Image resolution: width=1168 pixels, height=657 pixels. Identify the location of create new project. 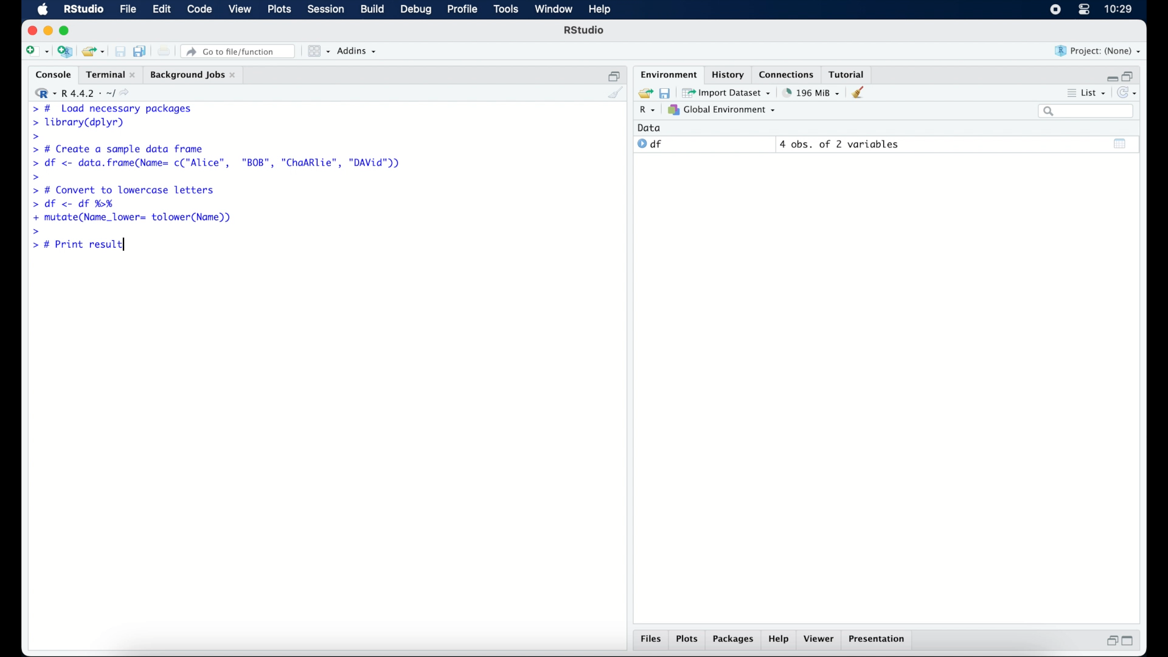
(65, 52).